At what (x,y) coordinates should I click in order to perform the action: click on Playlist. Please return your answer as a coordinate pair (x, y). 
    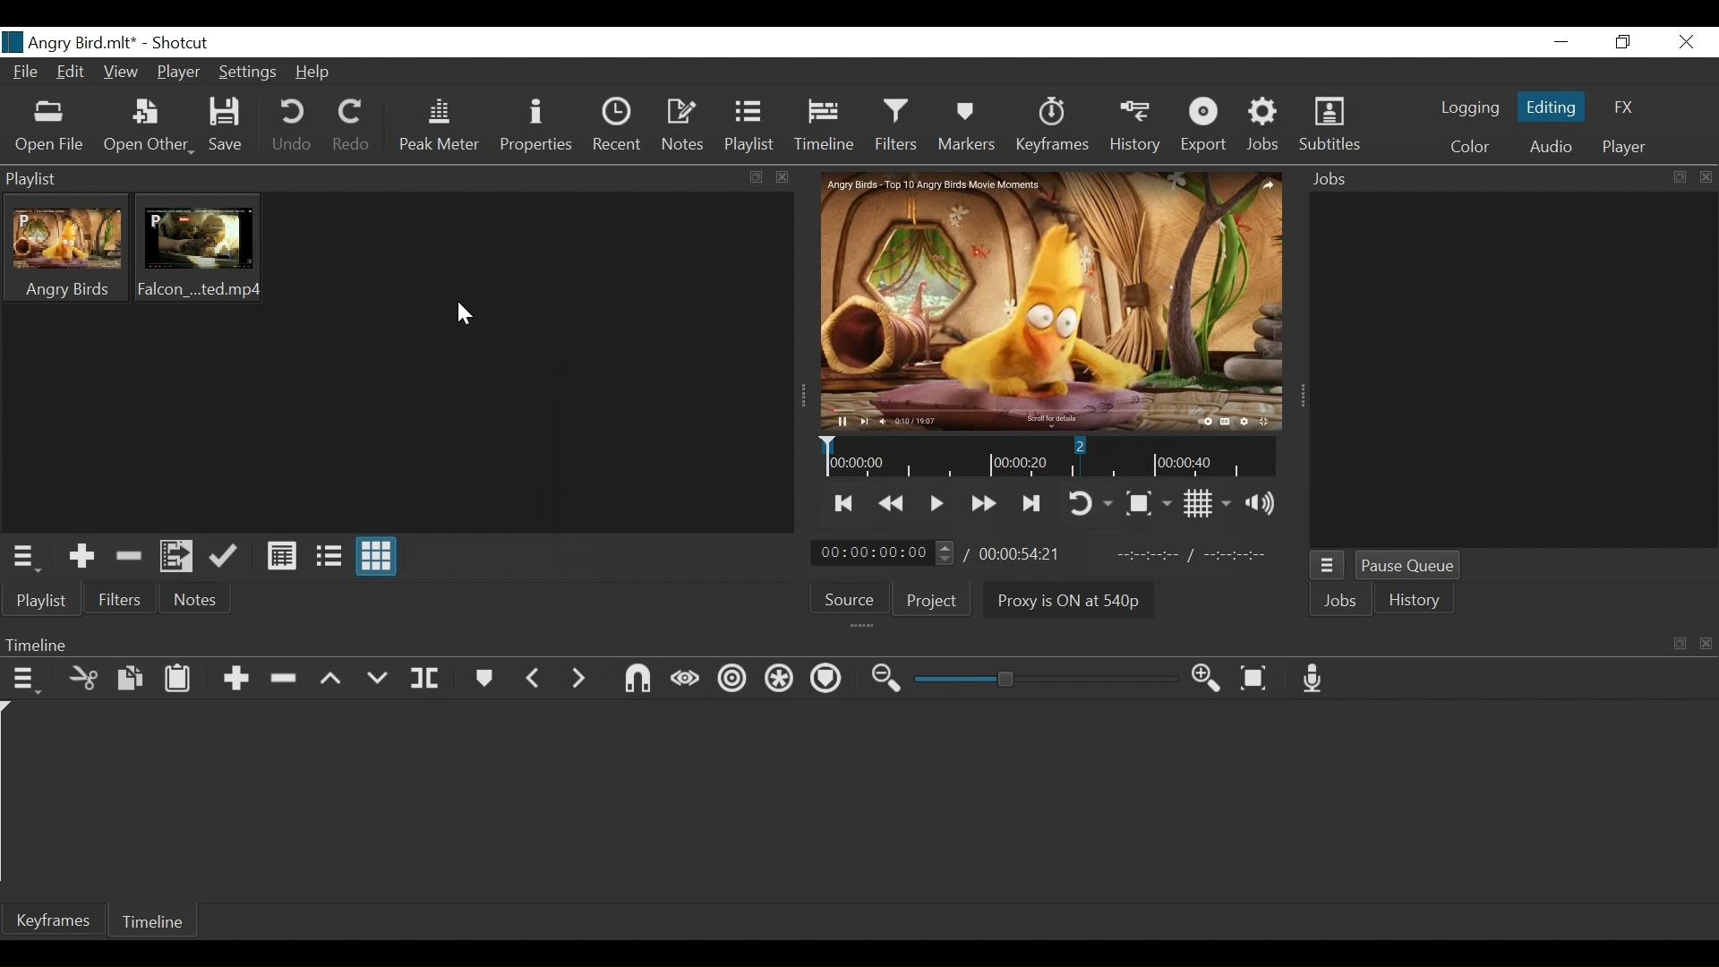
    Looking at the image, I should click on (750, 125).